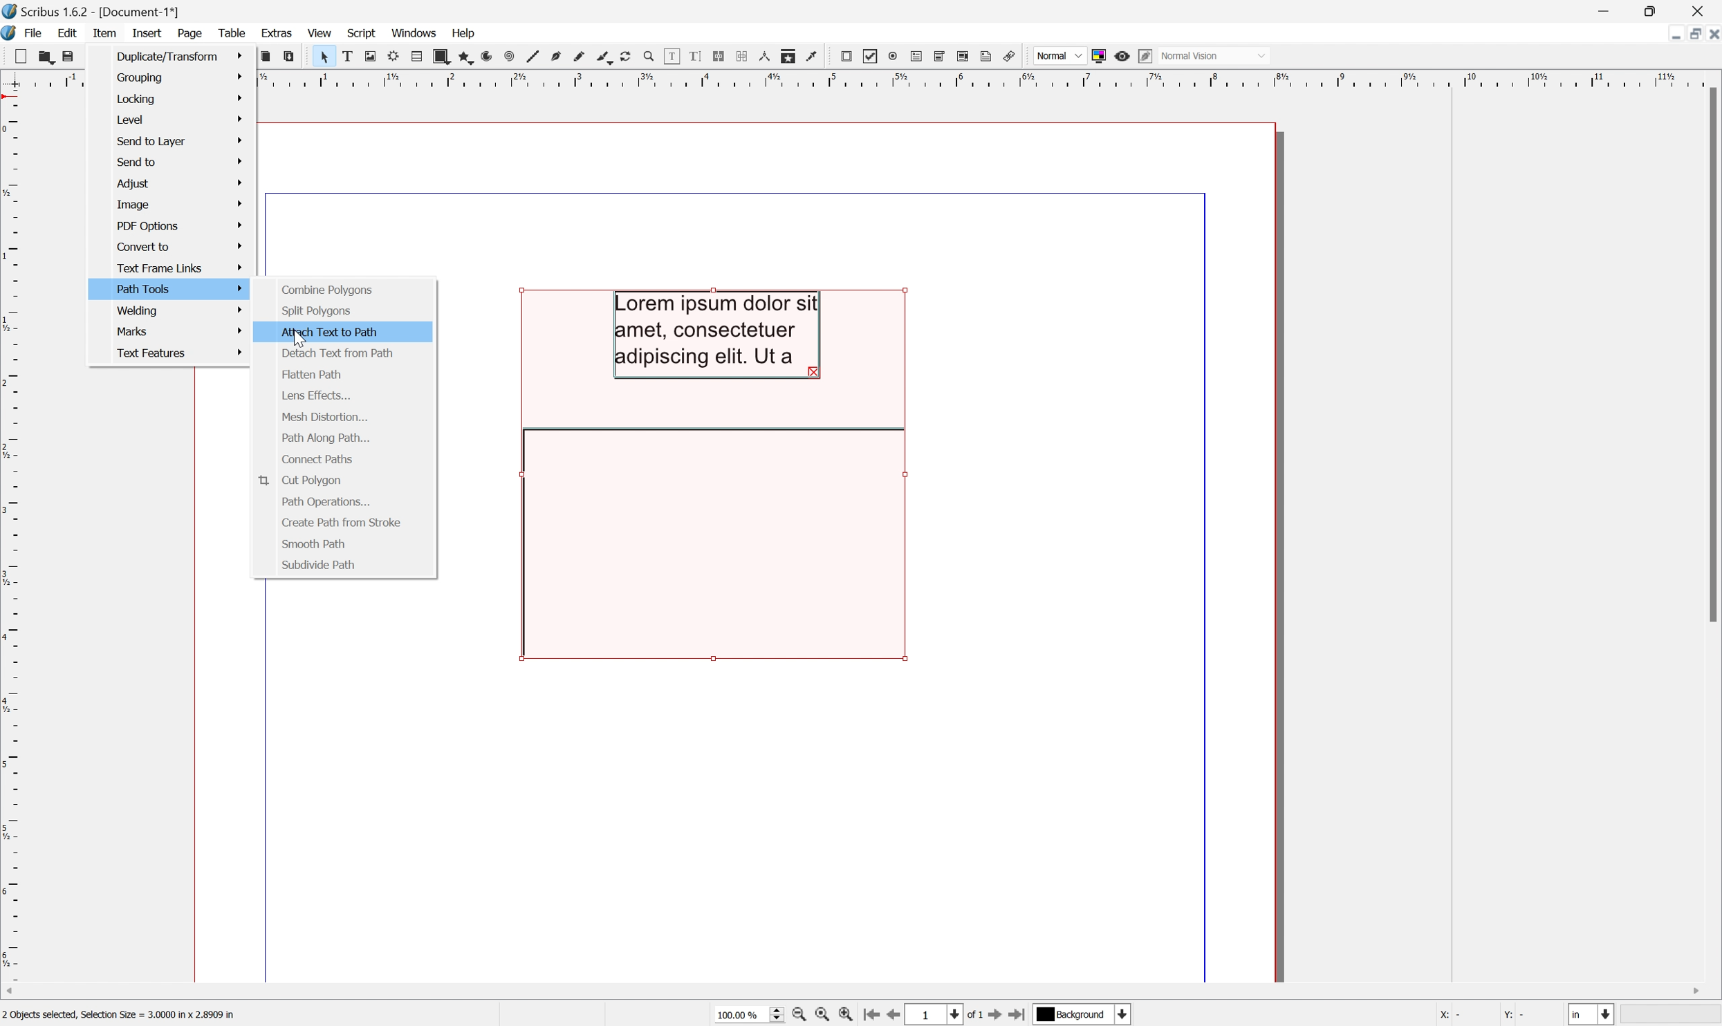  What do you see at coordinates (1147, 55) in the screenshot?
I see `Edit in preview mode` at bounding box center [1147, 55].